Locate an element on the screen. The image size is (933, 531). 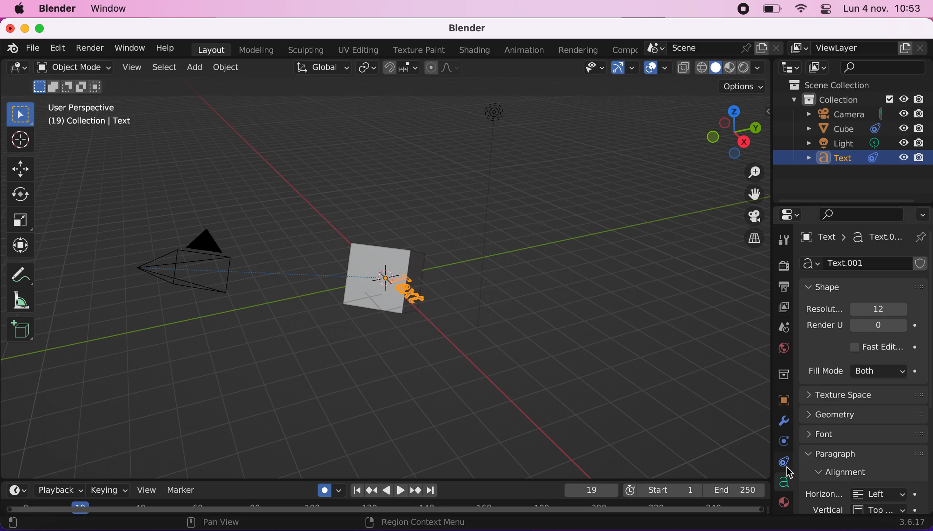
search is located at coordinates (862, 214).